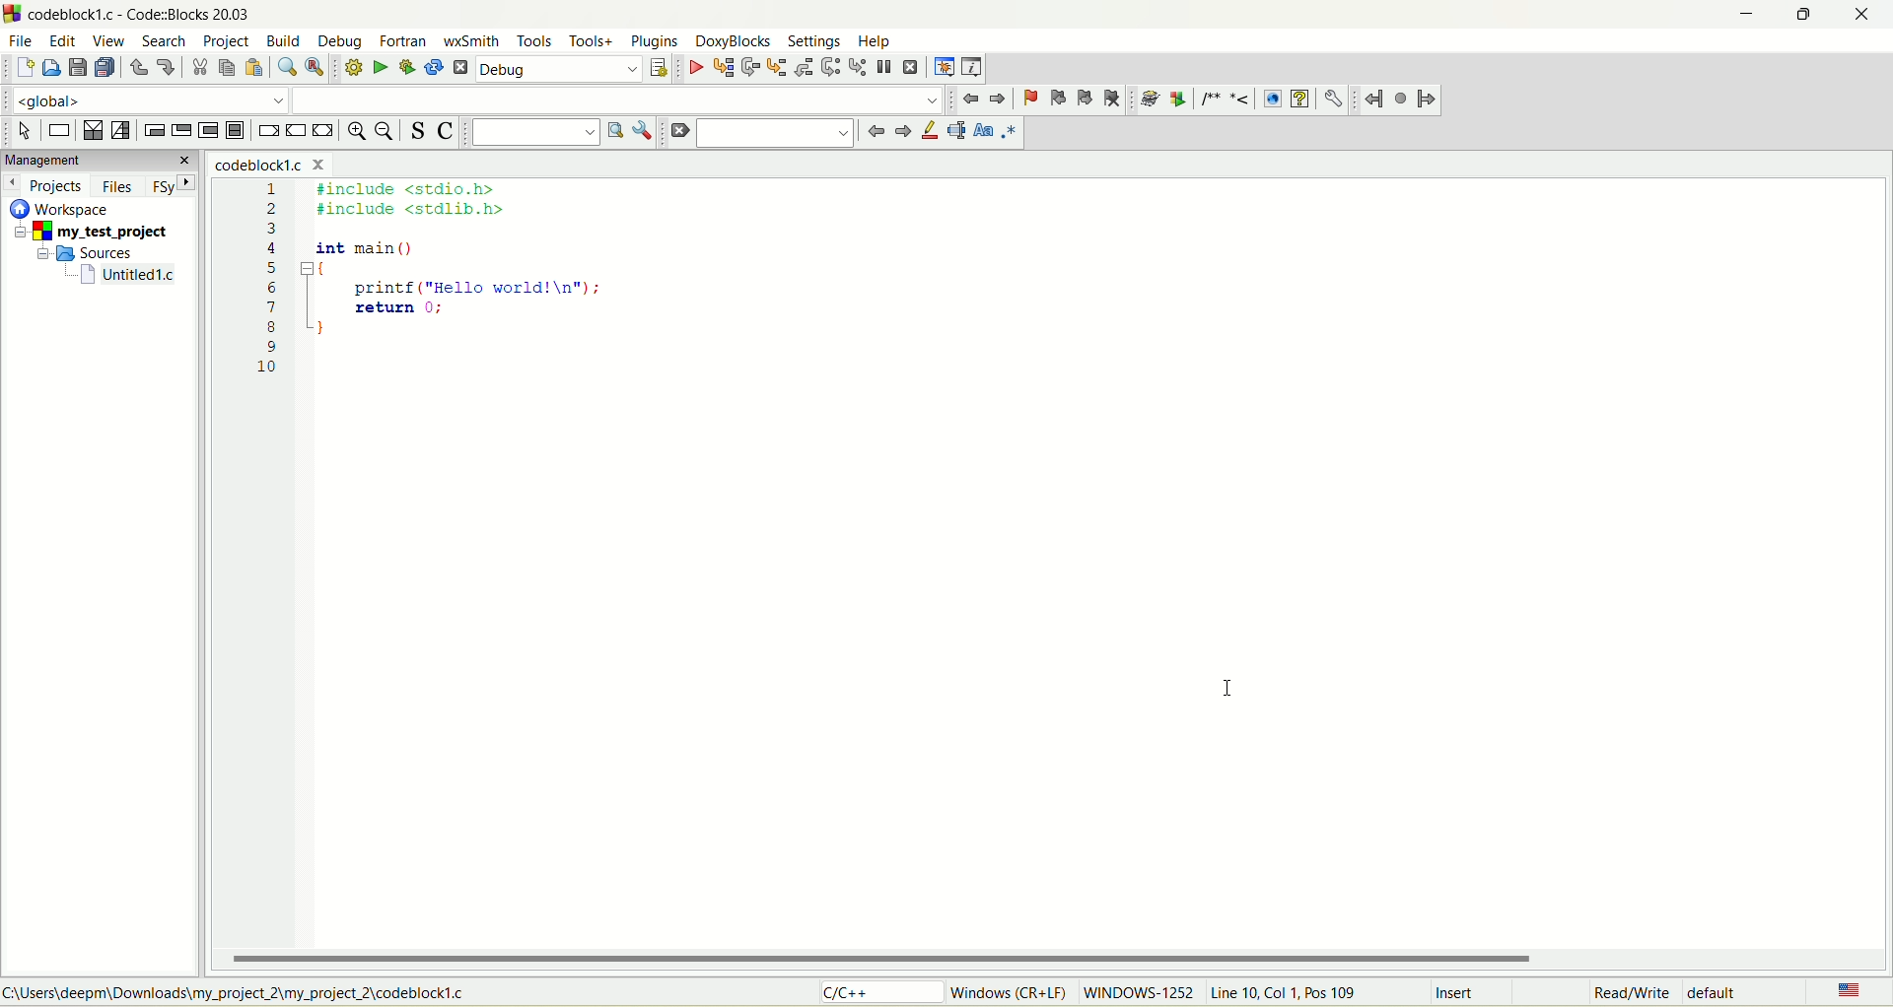 The width and height of the screenshot is (1893, 1007). Describe the element at coordinates (829, 66) in the screenshot. I see `next instruction` at that location.